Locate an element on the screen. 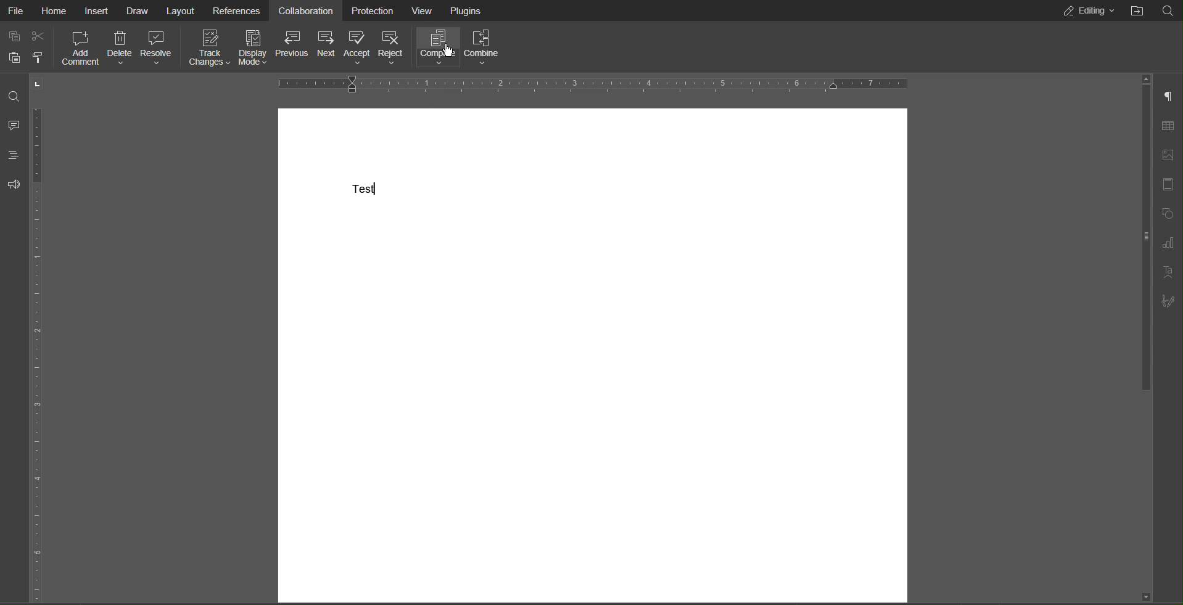 This screenshot has width=1183, height=605. Insert is located at coordinates (98, 10).